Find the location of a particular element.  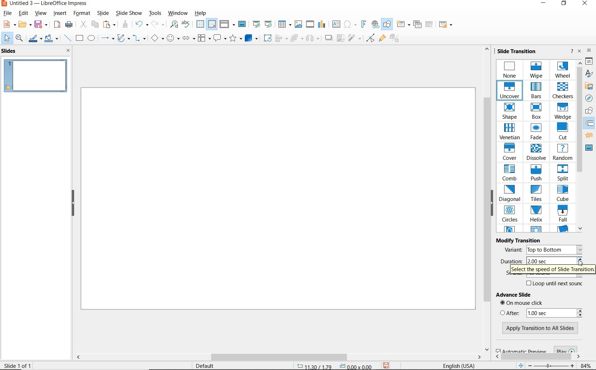

INSERT LINE is located at coordinates (68, 38).